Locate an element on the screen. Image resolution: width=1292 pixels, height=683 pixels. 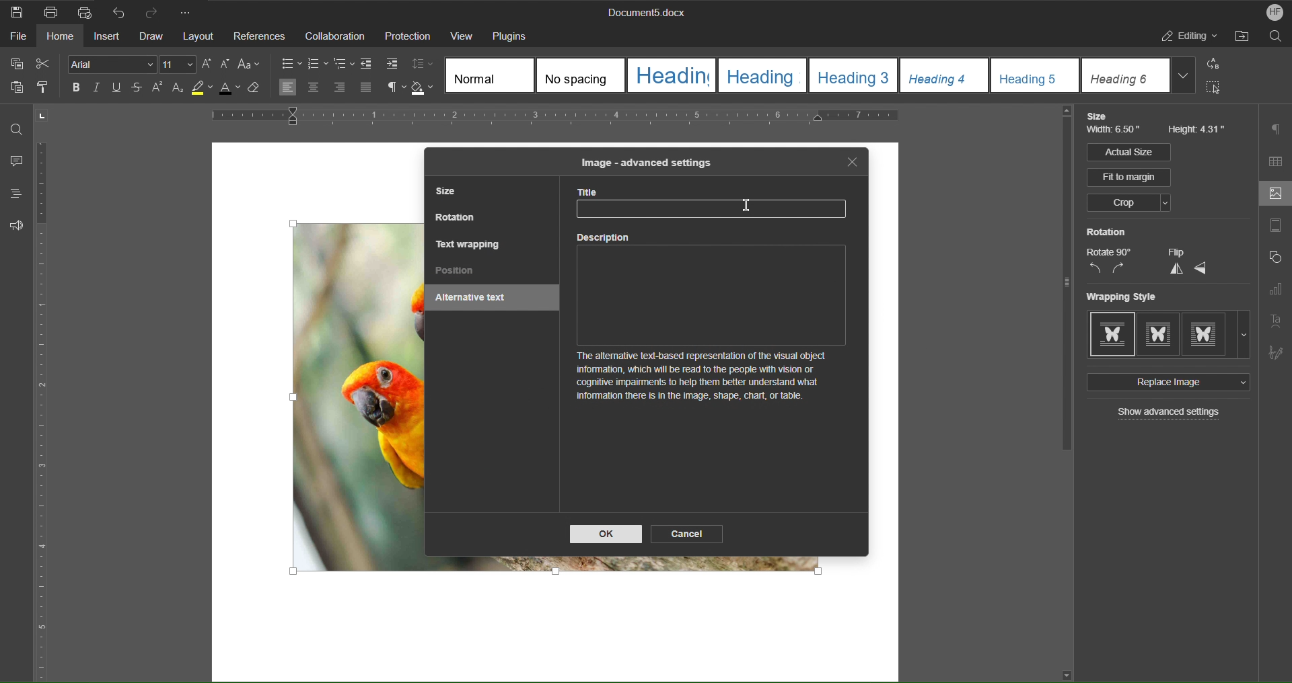
Feedback and Support is located at coordinates (16, 225).